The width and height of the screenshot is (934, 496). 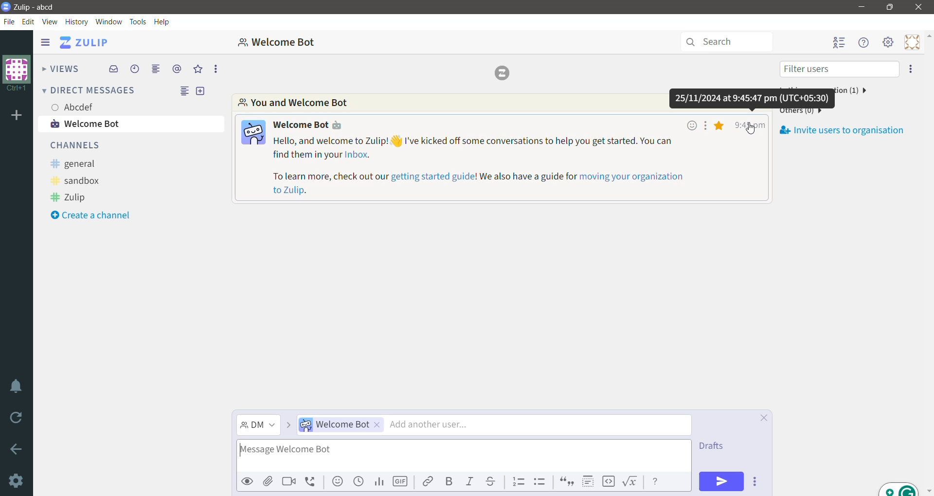 I want to click on Recent Conversations, so click(x=135, y=69).